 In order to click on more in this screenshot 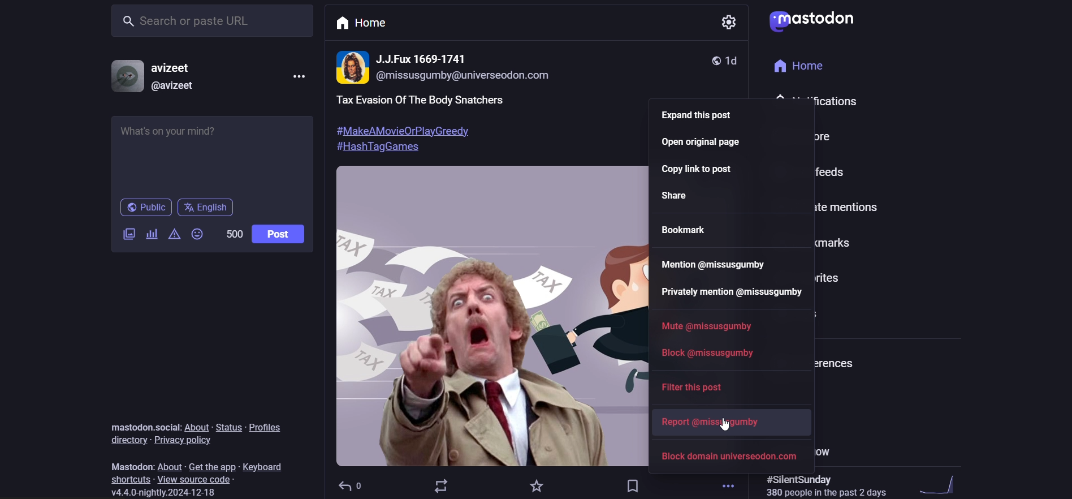, I will do `click(300, 78)`.